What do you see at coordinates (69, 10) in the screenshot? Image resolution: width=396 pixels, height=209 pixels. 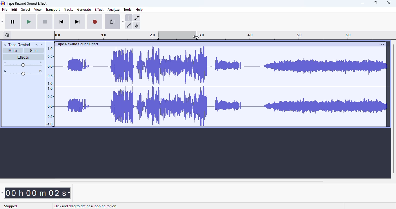 I see `tracks` at bounding box center [69, 10].